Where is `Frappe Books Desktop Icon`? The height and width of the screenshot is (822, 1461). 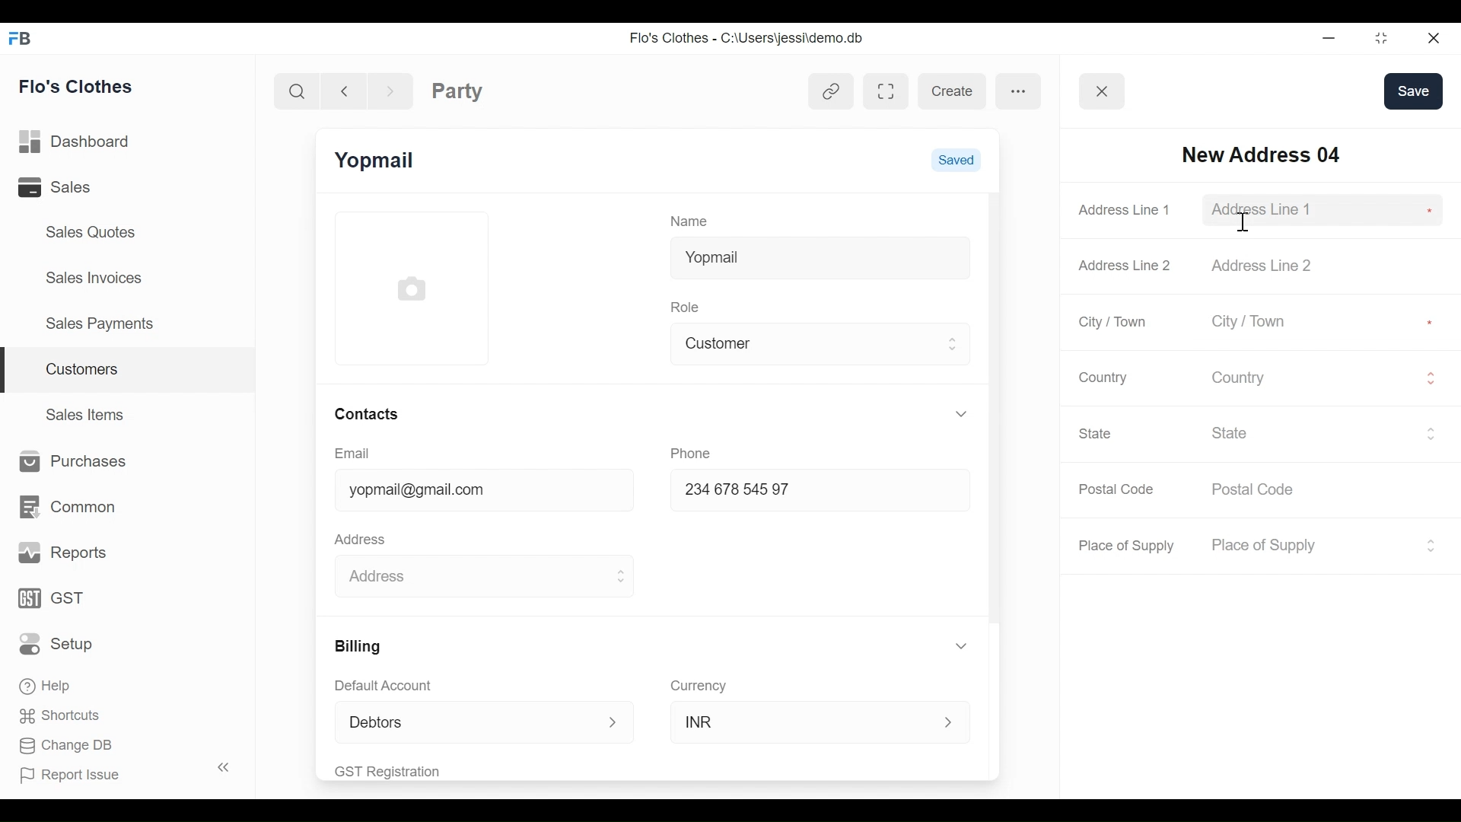 Frappe Books Desktop Icon is located at coordinates (18, 40).